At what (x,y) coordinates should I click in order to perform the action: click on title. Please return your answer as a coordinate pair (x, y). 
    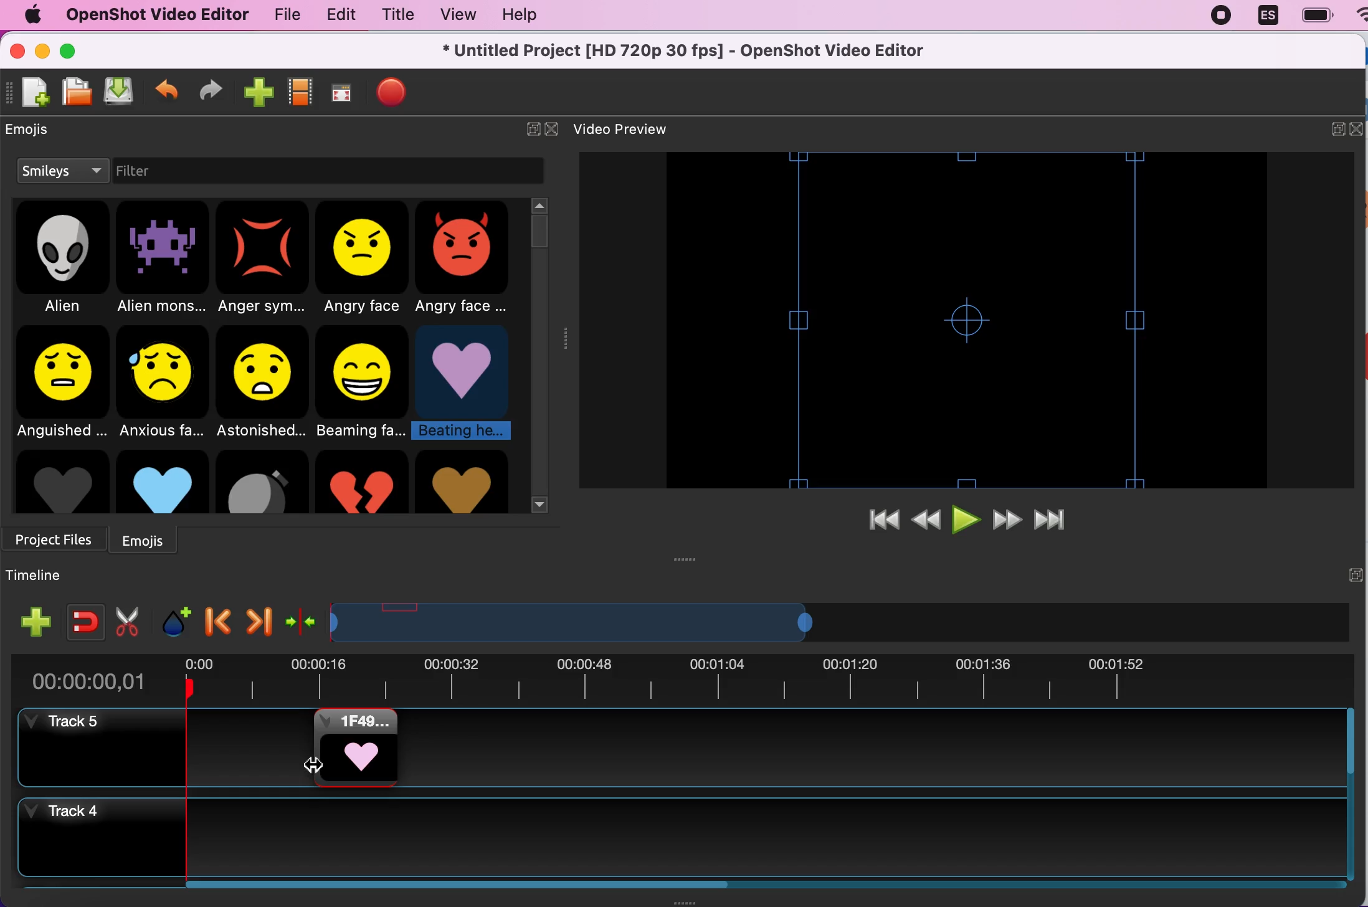
    Looking at the image, I should click on (392, 15).